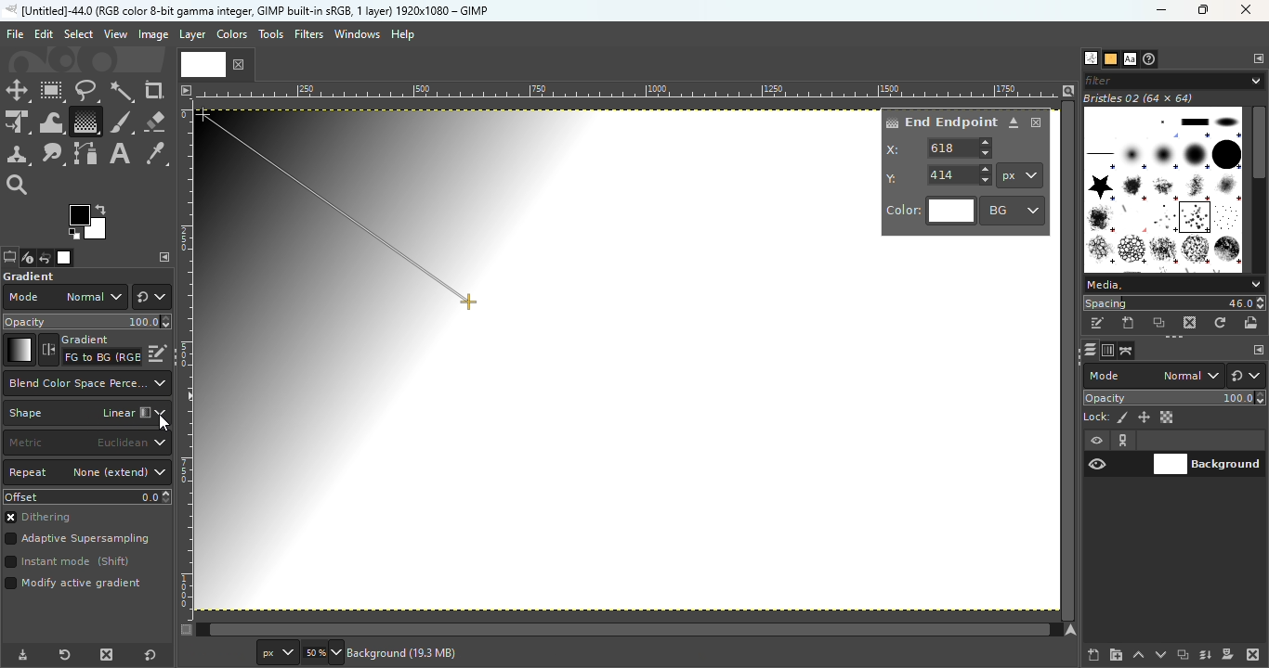 Image resolution: width=1269 pixels, height=668 pixels. I want to click on Save tool preset, so click(20, 656).